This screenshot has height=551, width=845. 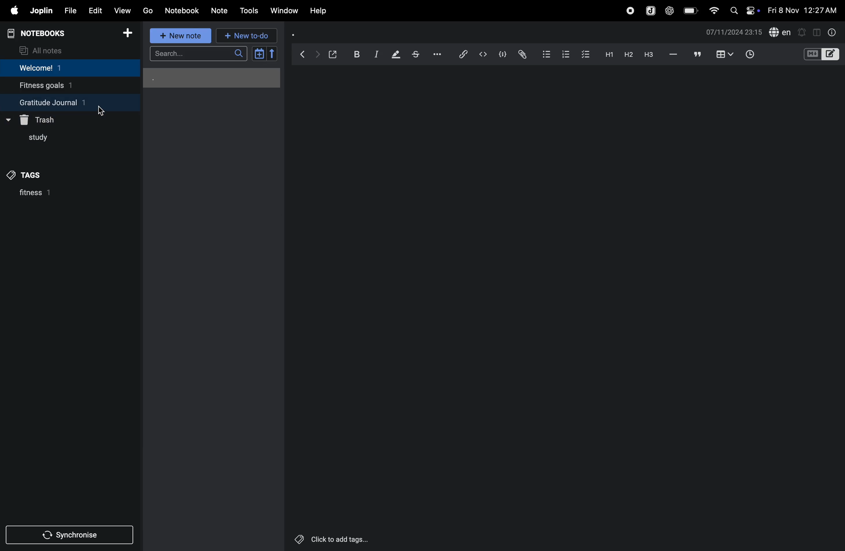 What do you see at coordinates (30, 175) in the screenshot?
I see `tags ` at bounding box center [30, 175].